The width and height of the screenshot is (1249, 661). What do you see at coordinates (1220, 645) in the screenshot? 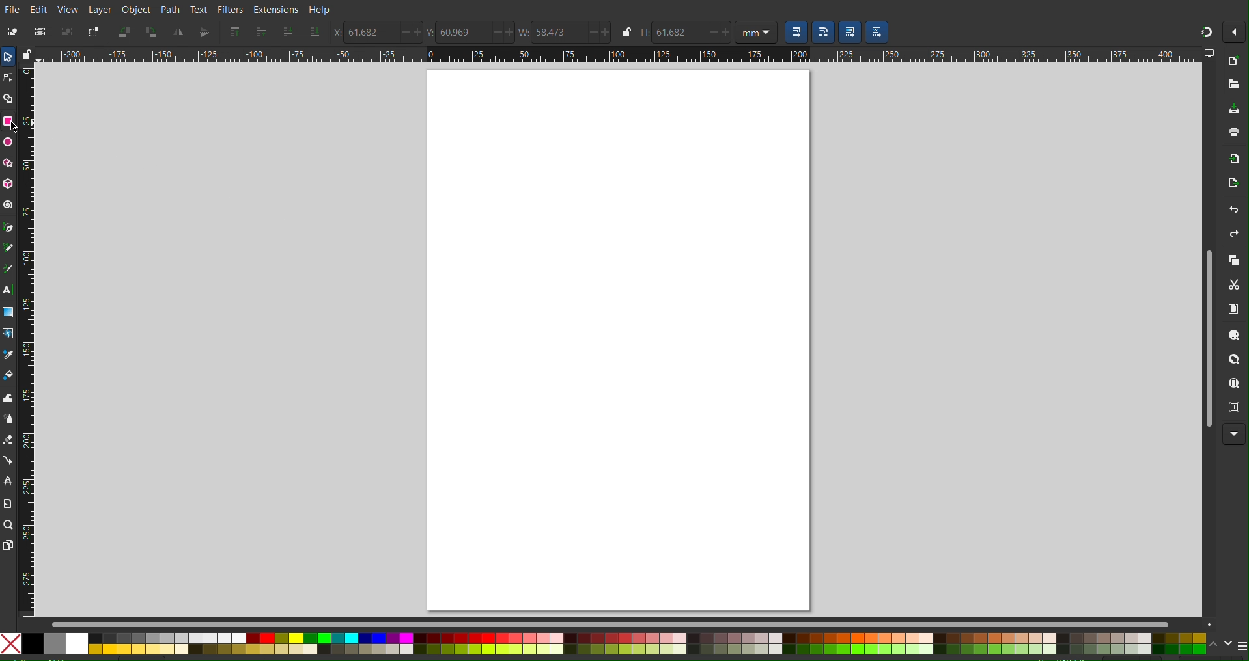
I see `navigate the colors` at bounding box center [1220, 645].